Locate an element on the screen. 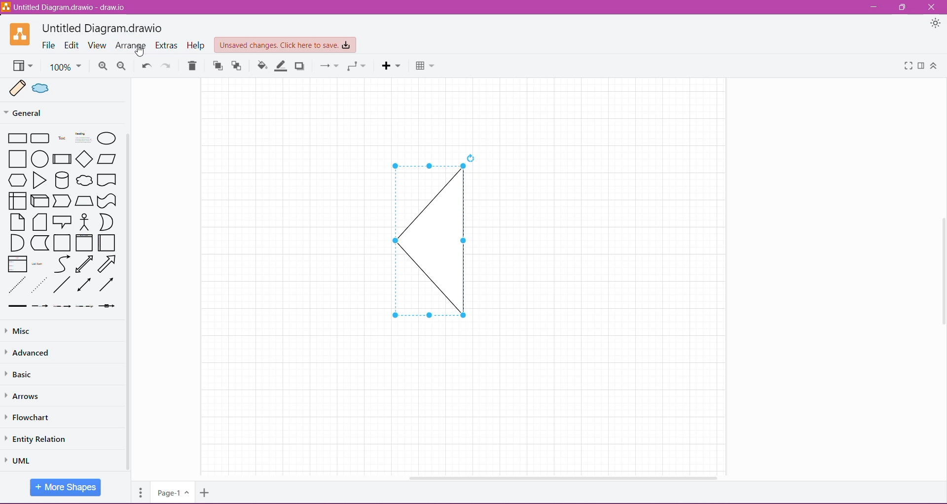  Vertical Scroll Bar is located at coordinates (129, 302).